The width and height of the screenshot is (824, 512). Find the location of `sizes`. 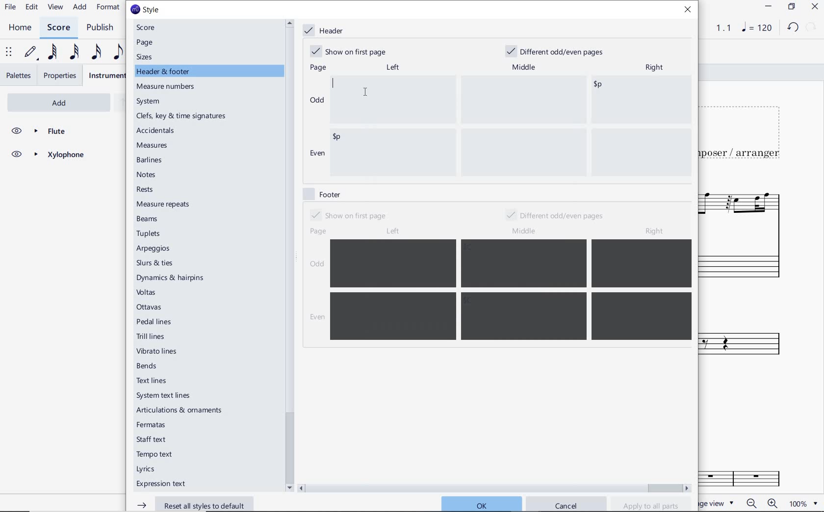

sizes is located at coordinates (147, 57).